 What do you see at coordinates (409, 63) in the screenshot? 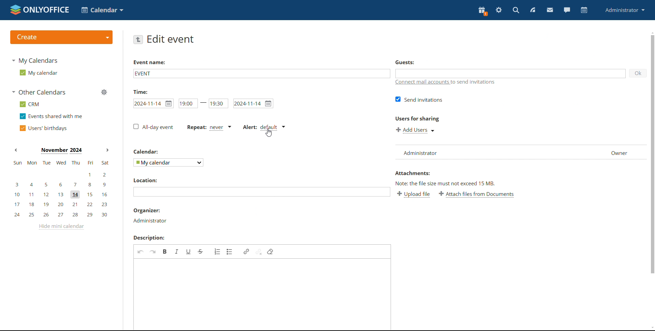
I see `guest:` at bounding box center [409, 63].